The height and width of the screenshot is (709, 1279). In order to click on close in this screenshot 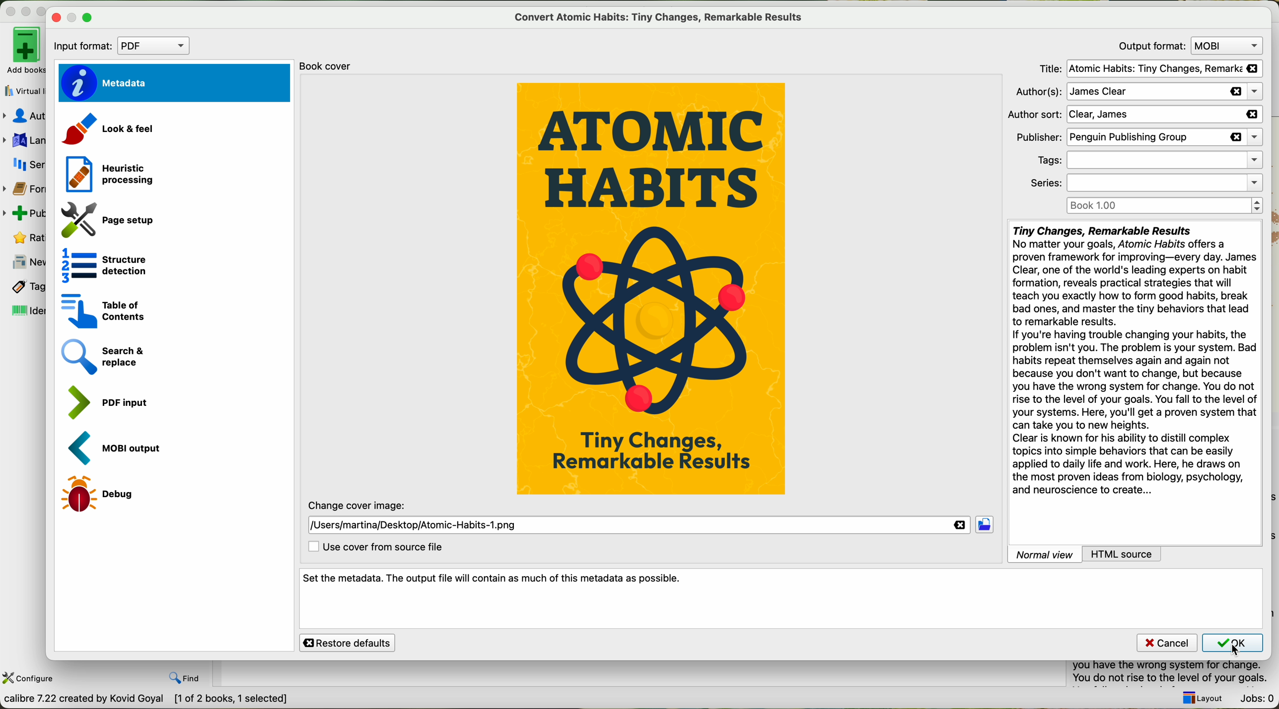, I will do `click(57, 18)`.